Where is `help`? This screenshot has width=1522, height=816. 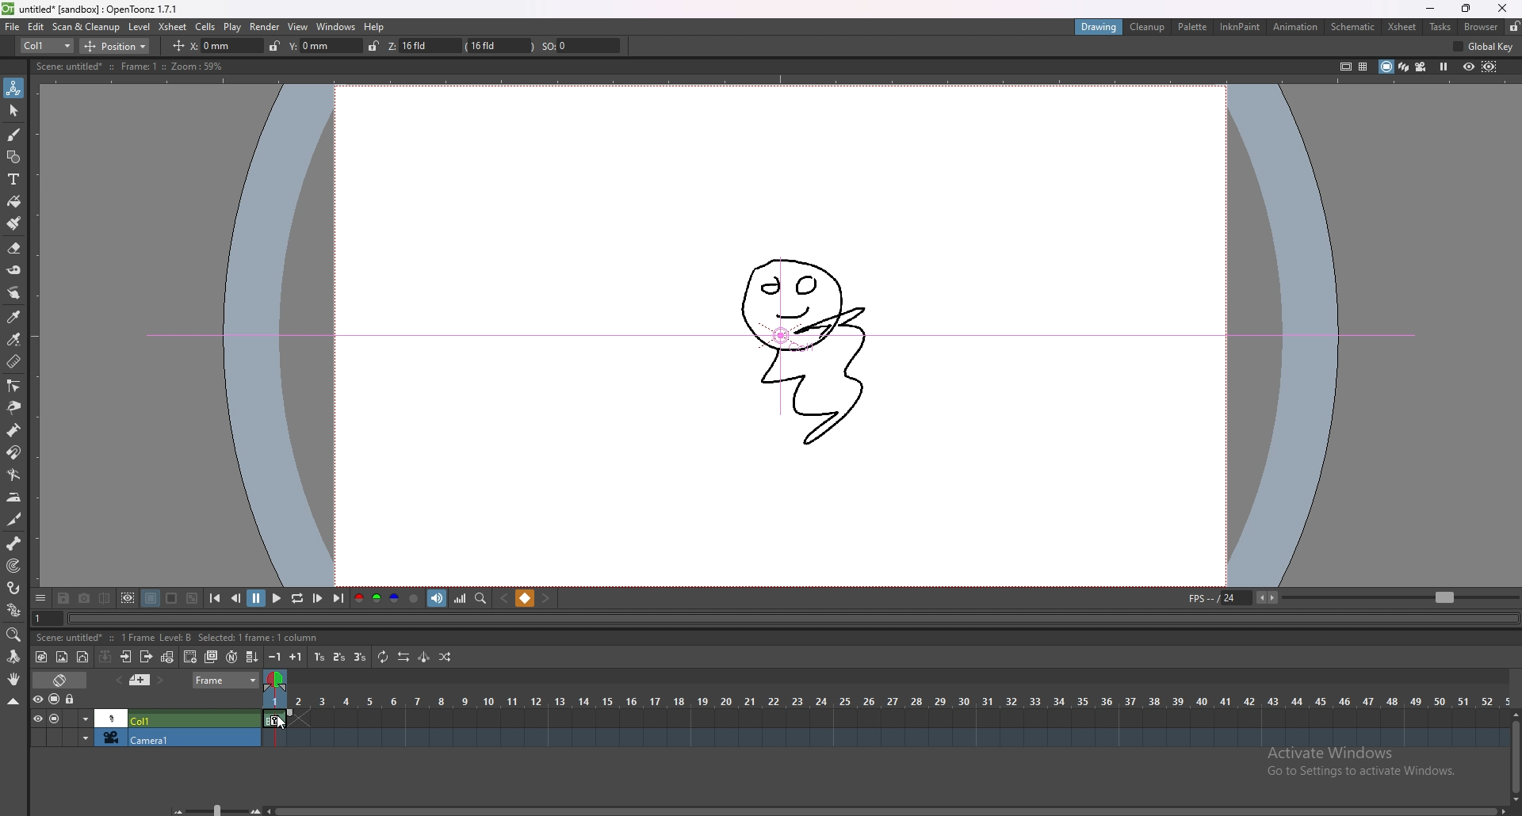 help is located at coordinates (376, 27).